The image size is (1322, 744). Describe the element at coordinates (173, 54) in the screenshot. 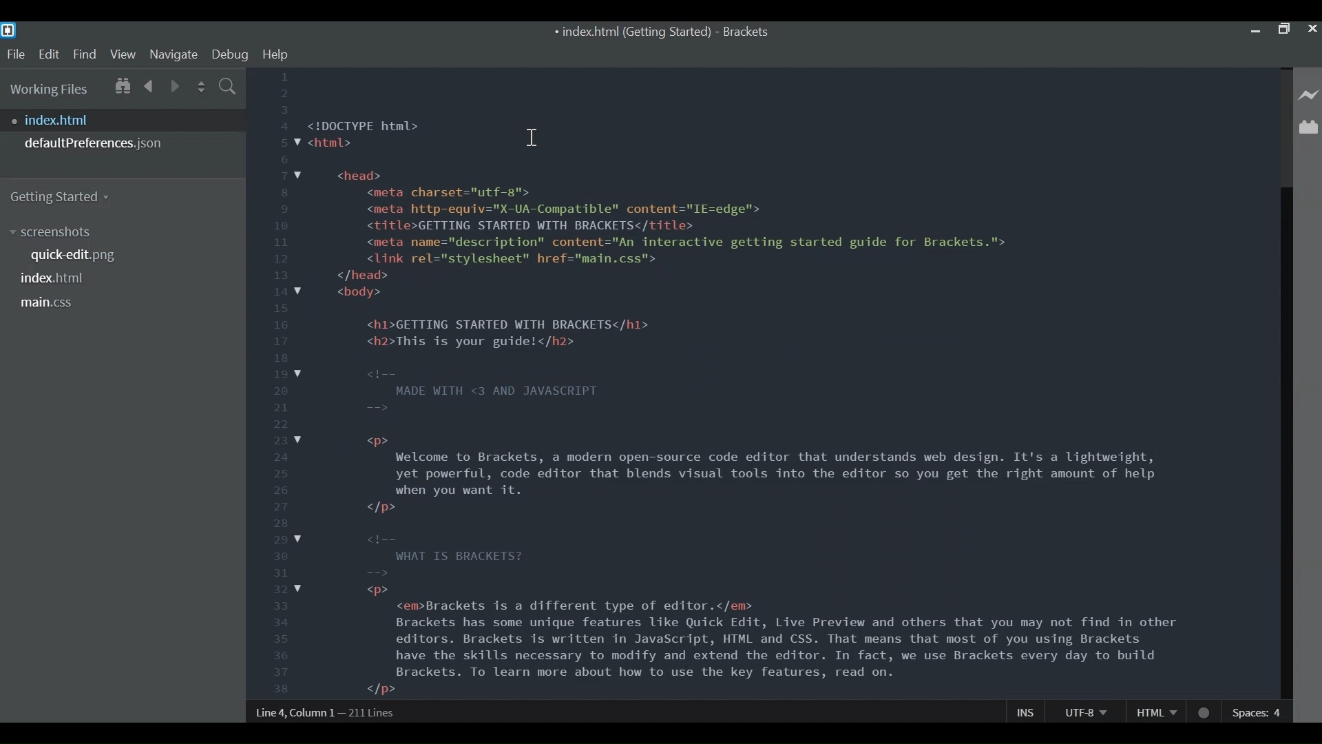

I see `Navigate` at that location.